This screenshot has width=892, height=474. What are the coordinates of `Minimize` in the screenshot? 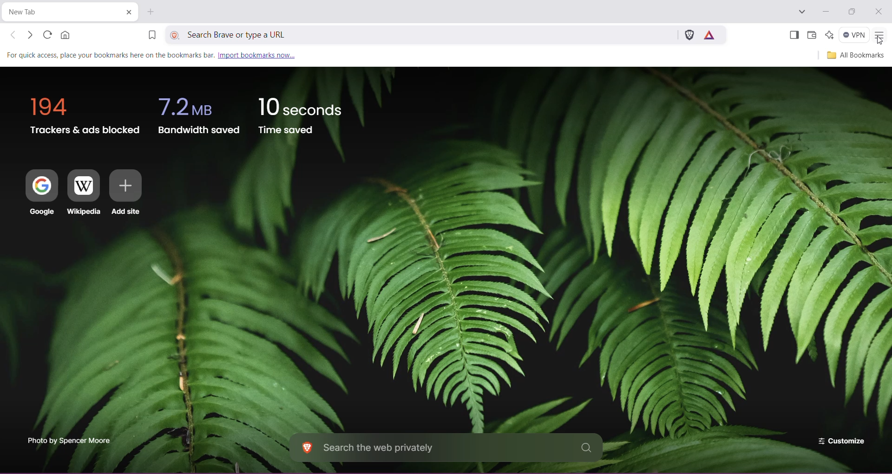 It's located at (826, 12).